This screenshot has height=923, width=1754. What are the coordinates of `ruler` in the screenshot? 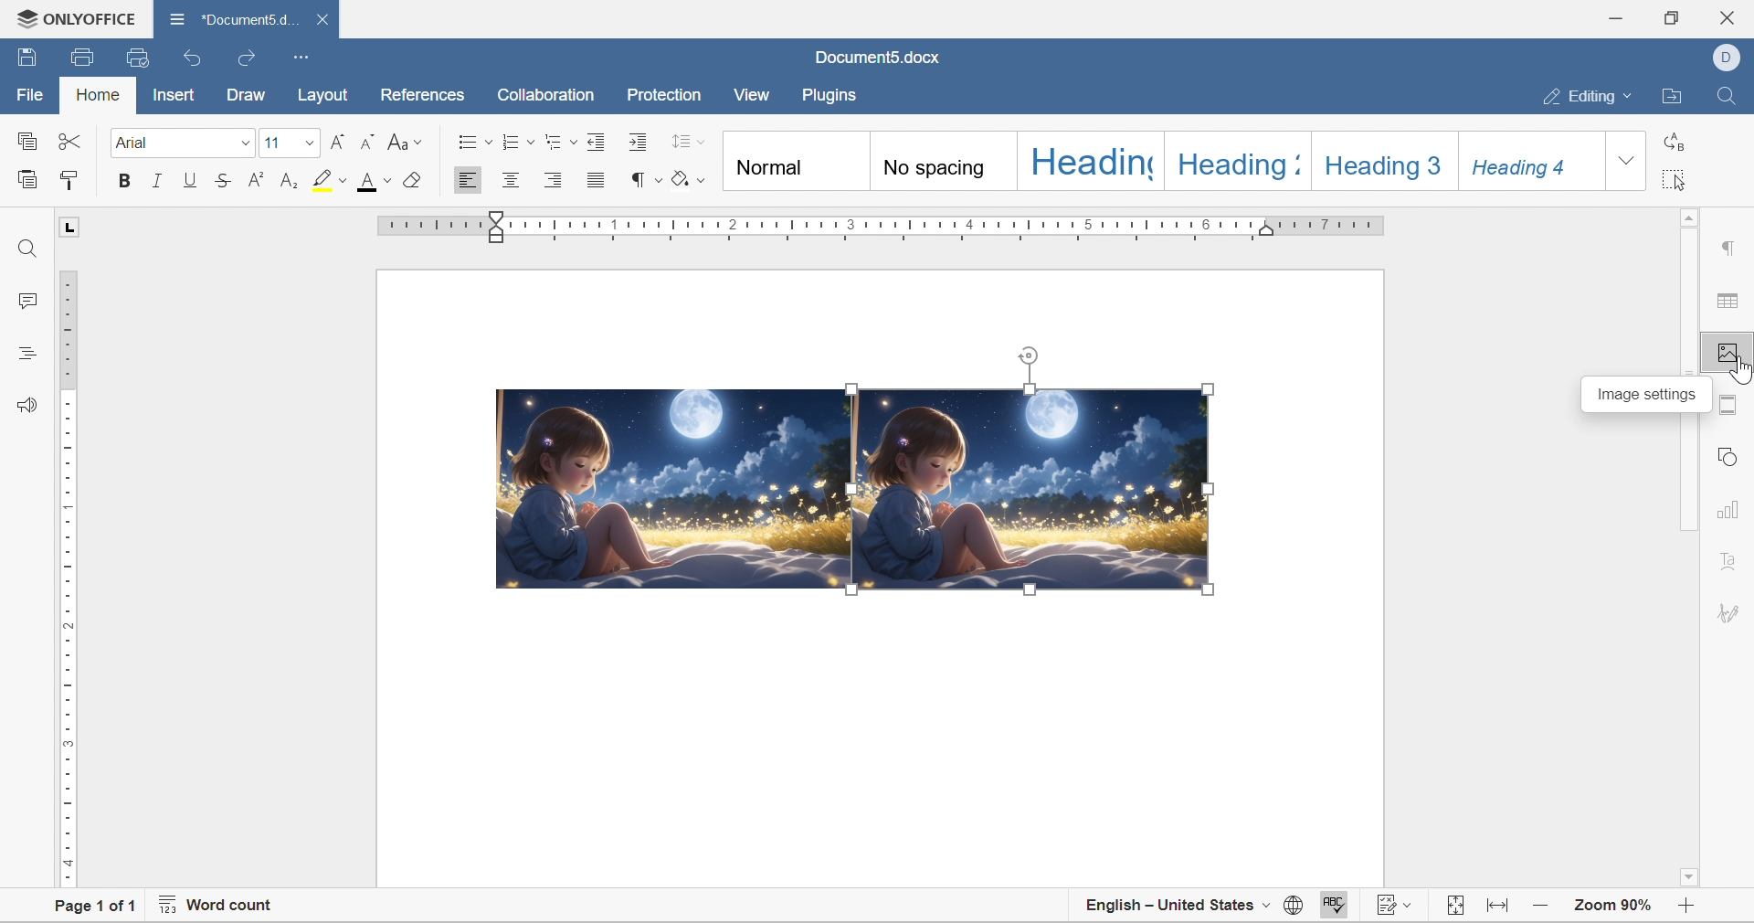 It's located at (885, 228).